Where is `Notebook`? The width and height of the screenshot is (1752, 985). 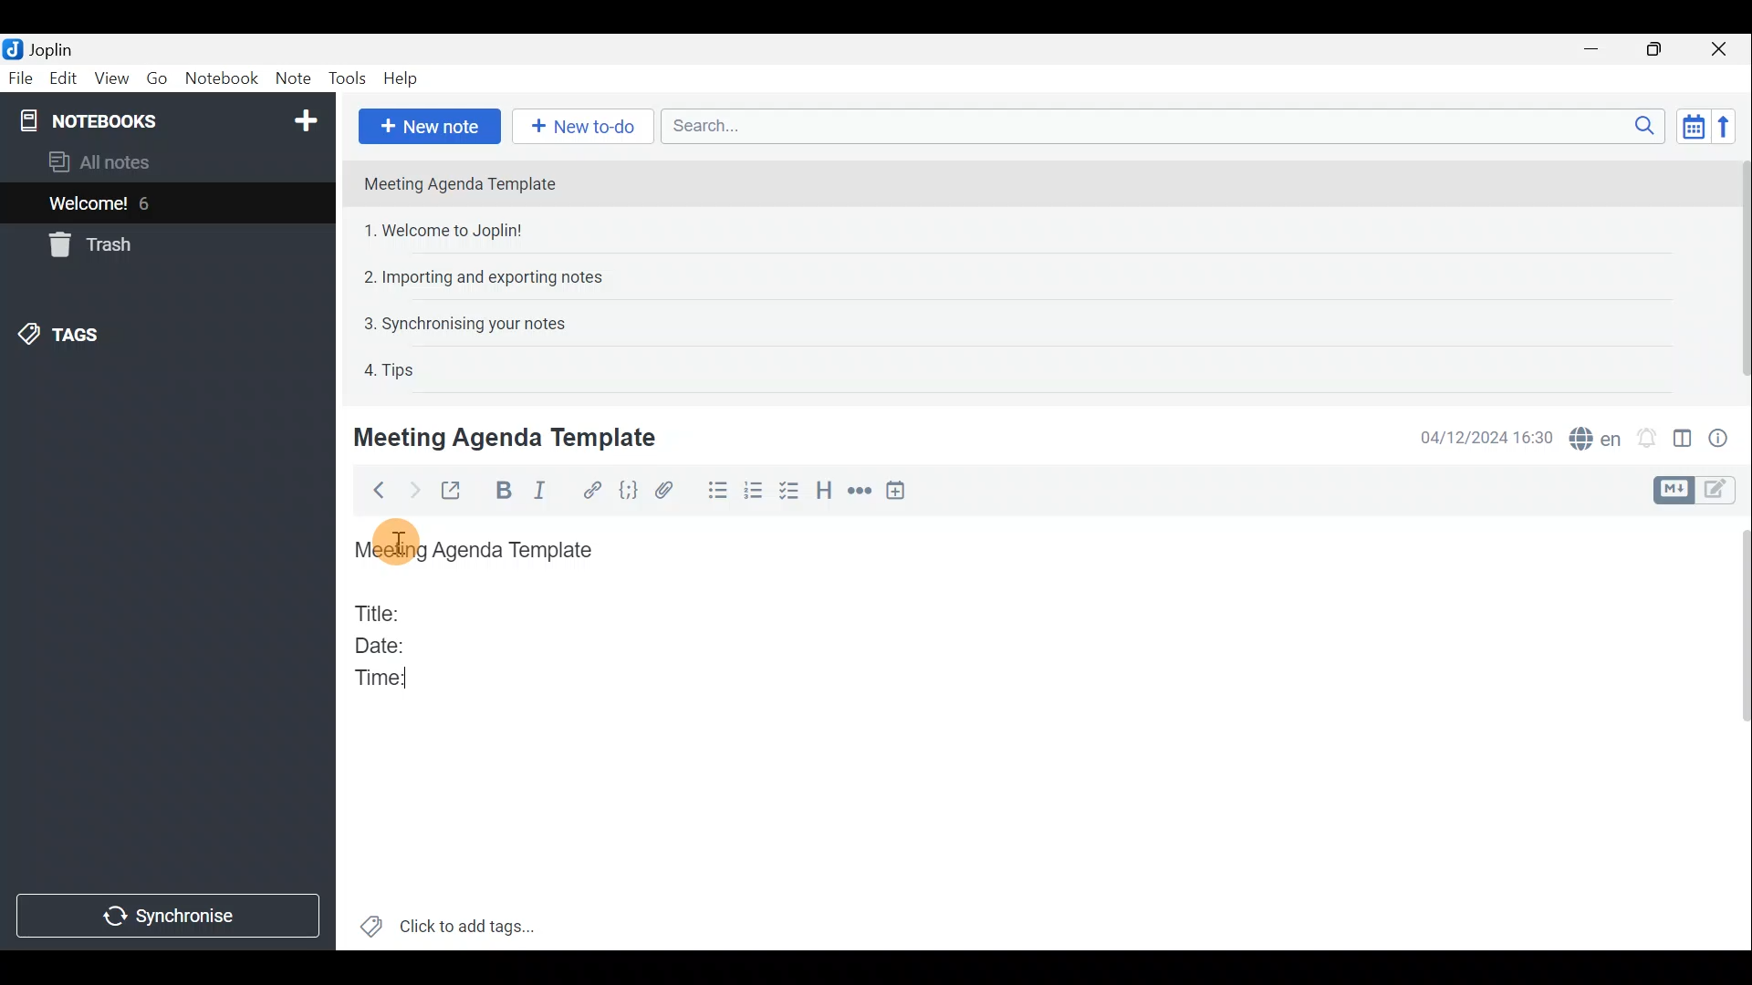 Notebook is located at coordinates (222, 77).